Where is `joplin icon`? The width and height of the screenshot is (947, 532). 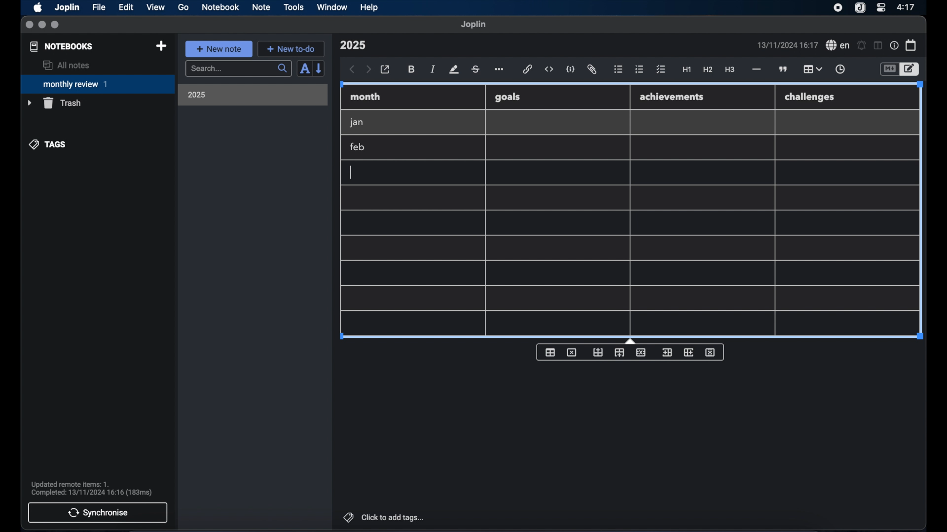 joplin icon is located at coordinates (859, 8).